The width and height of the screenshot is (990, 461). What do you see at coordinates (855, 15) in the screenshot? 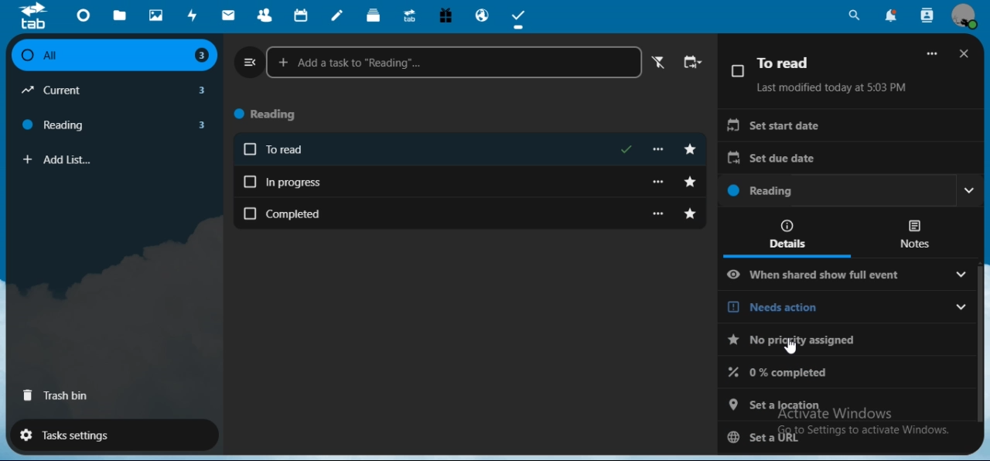
I see `search` at bounding box center [855, 15].